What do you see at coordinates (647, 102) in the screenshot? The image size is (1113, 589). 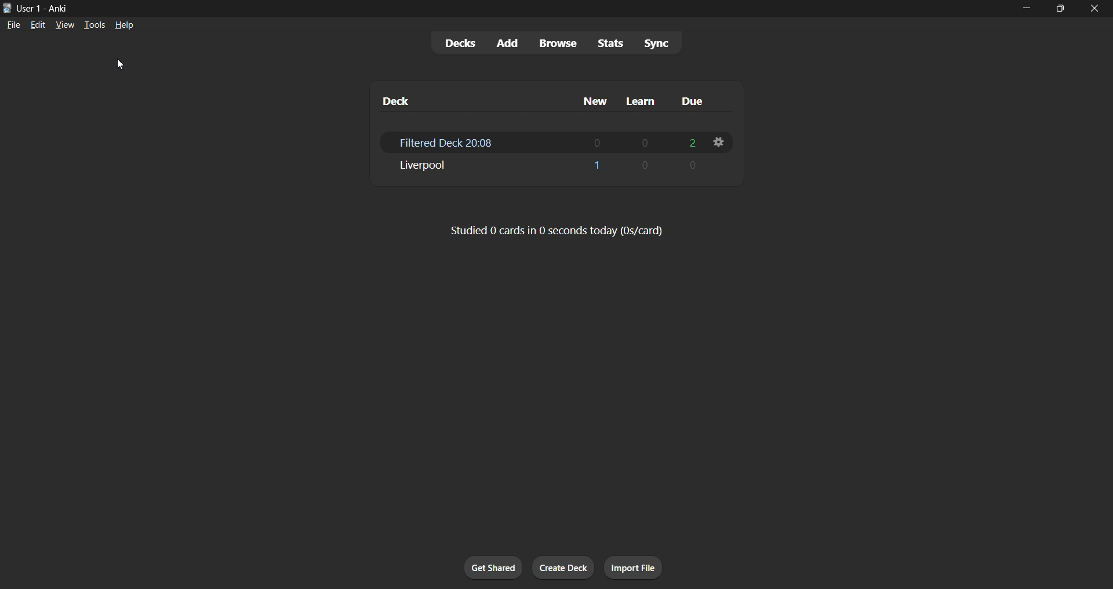 I see `learn column` at bounding box center [647, 102].